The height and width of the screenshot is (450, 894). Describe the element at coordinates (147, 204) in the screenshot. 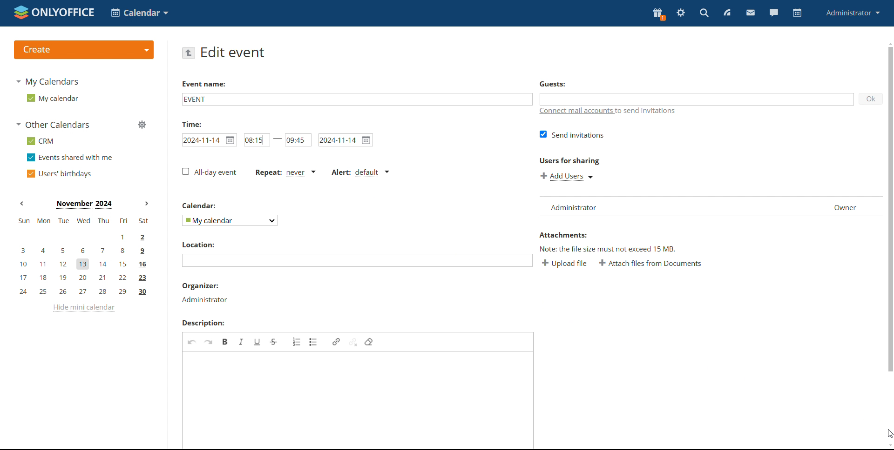

I see `next month` at that location.